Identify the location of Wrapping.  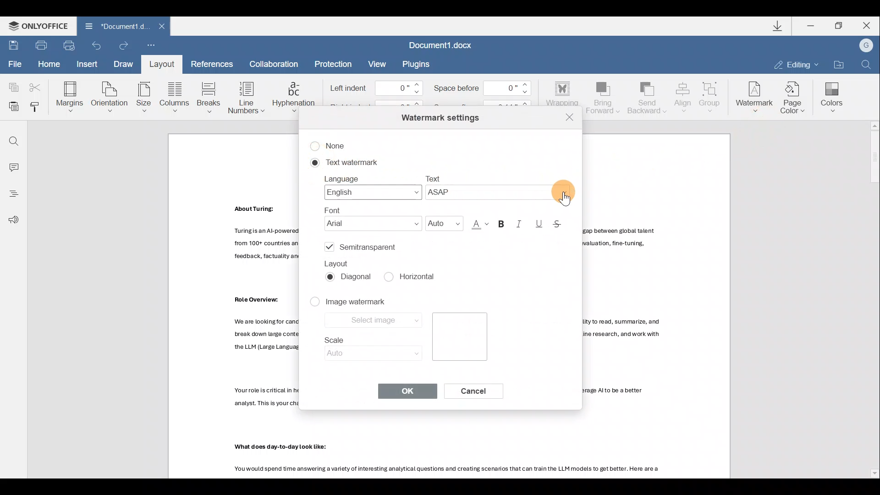
(561, 91).